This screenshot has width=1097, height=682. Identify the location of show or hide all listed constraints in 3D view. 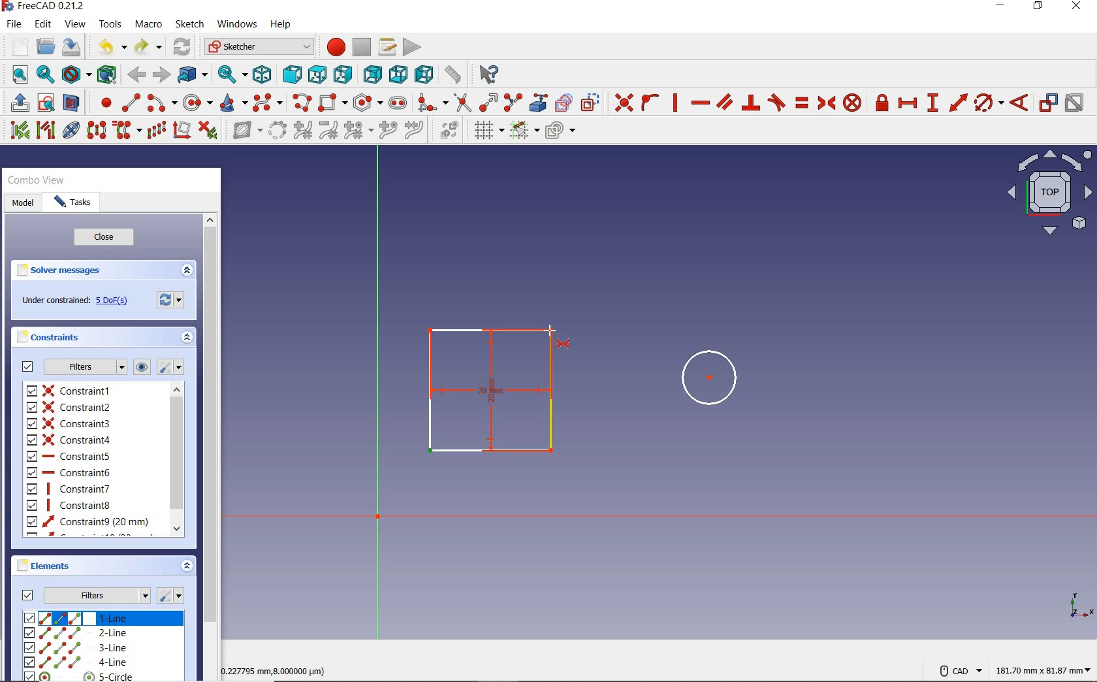
(142, 366).